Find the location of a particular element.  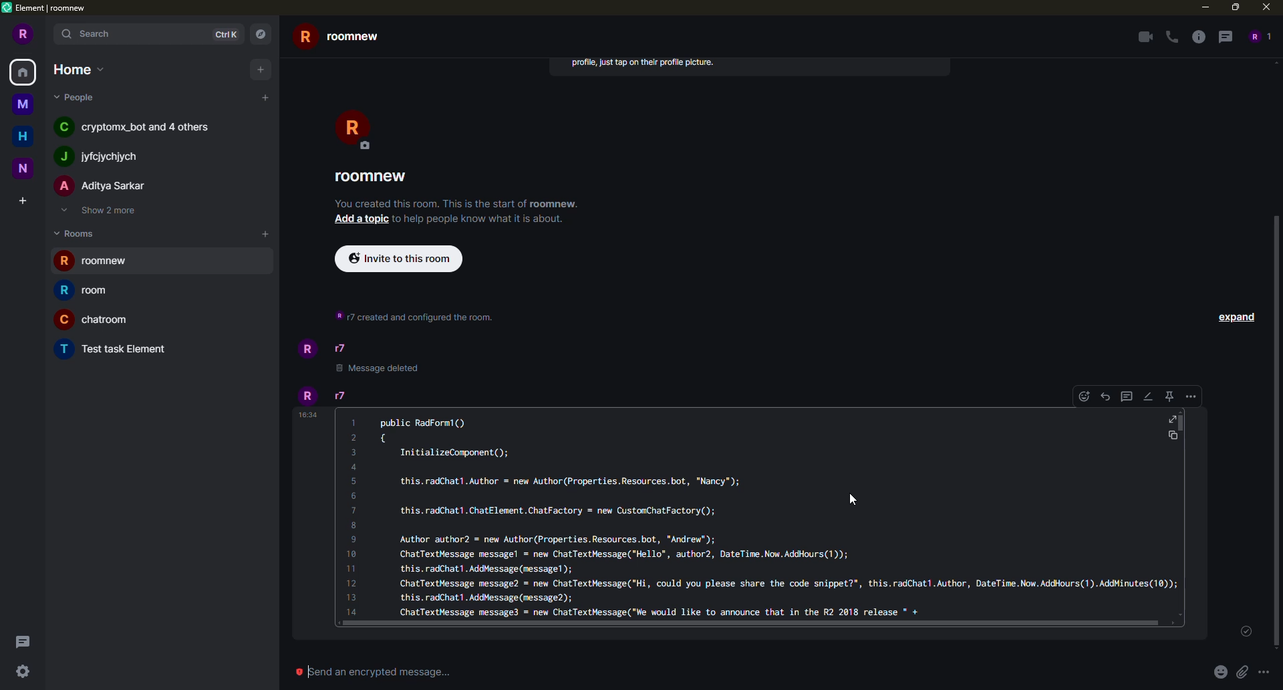

room is located at coordinates (94, 260).